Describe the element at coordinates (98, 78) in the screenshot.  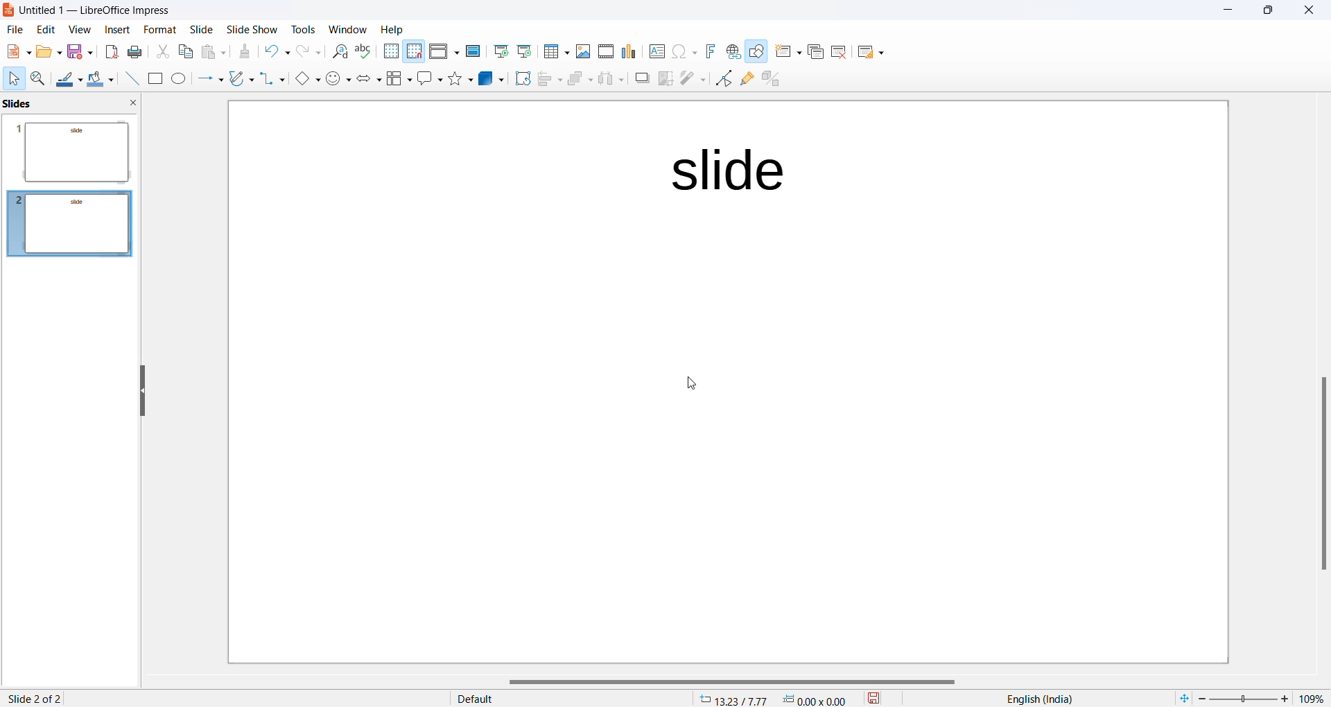
I see `Fill colour` at that location.